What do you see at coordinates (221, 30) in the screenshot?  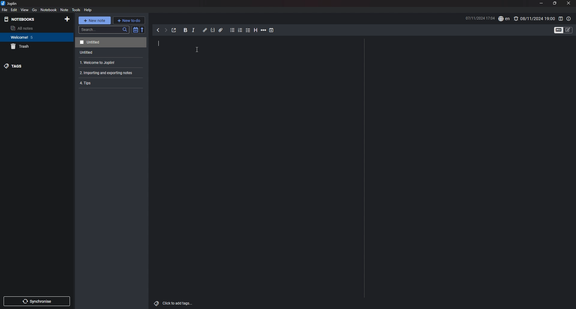 I see `attachment` at bounding box center [221, 30].